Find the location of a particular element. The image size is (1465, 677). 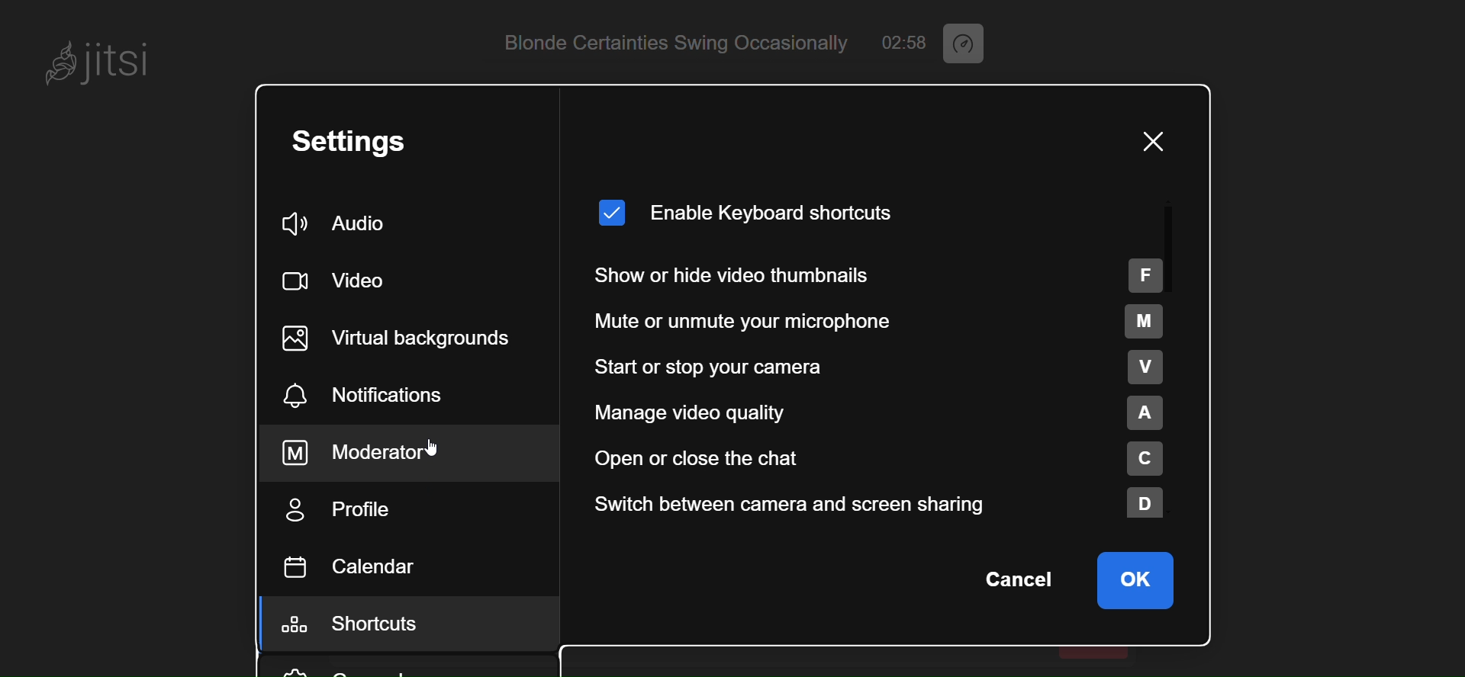

virtual background is located at coordinates (408, 338).